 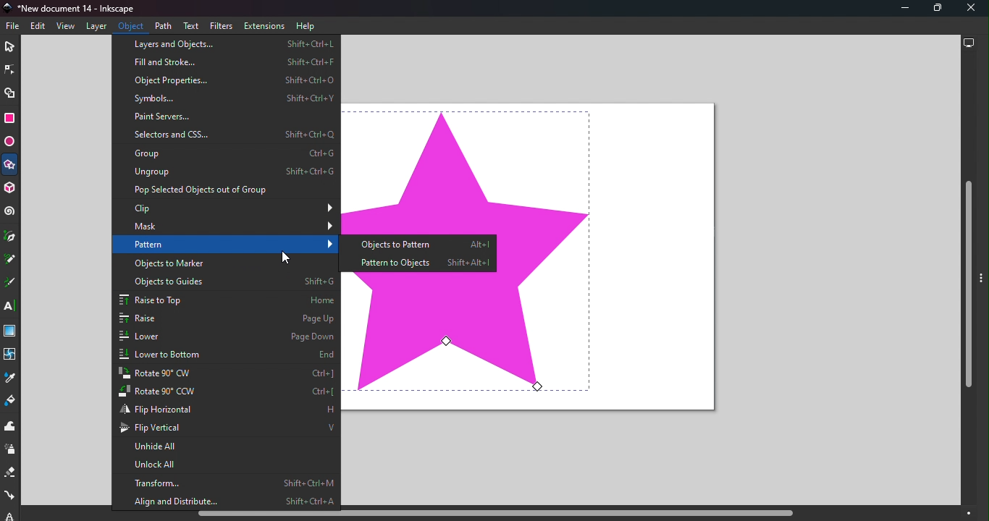 What do you see at coordinates (12, 402) in the screenshot?
I see `Paint bucket tool` at bounding box center [12, 402].